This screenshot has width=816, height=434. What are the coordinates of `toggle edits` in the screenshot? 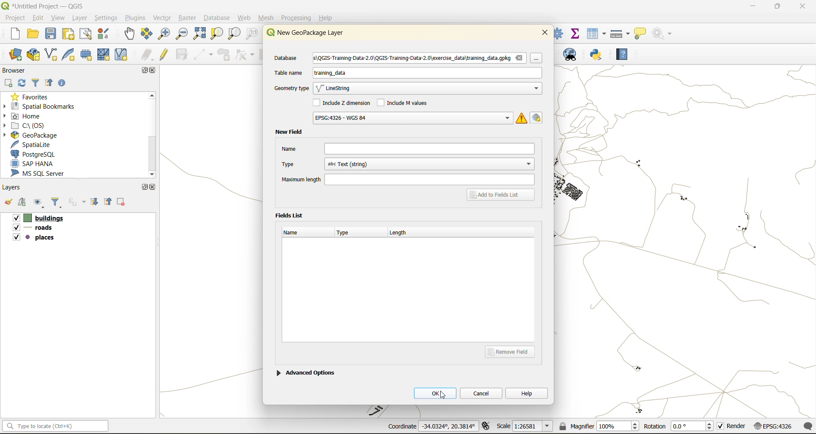 It's located at (164, 54).